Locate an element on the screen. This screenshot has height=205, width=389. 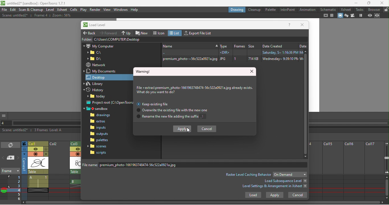
Date created is located at coordinates (279, 45).